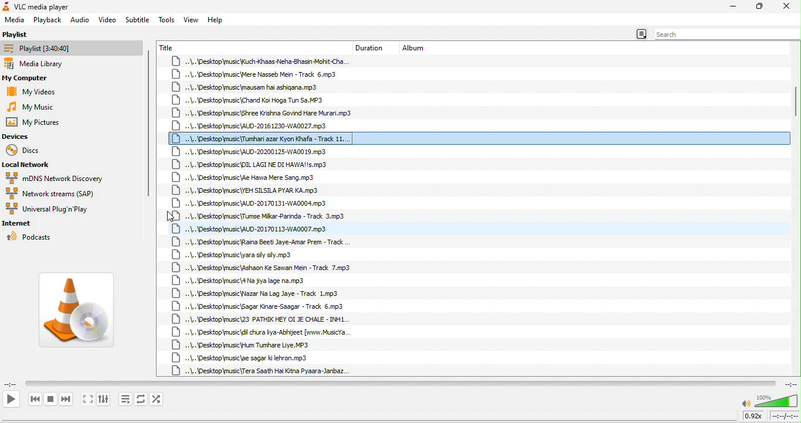 Image resolution: width=801 pixels, height=423 pixels. Describe the element at coordinates (260, 242) in the screenshot. I see `..\.\Desktop\music\Raina Beet Jaye-Amar Prem - Track` at that location.